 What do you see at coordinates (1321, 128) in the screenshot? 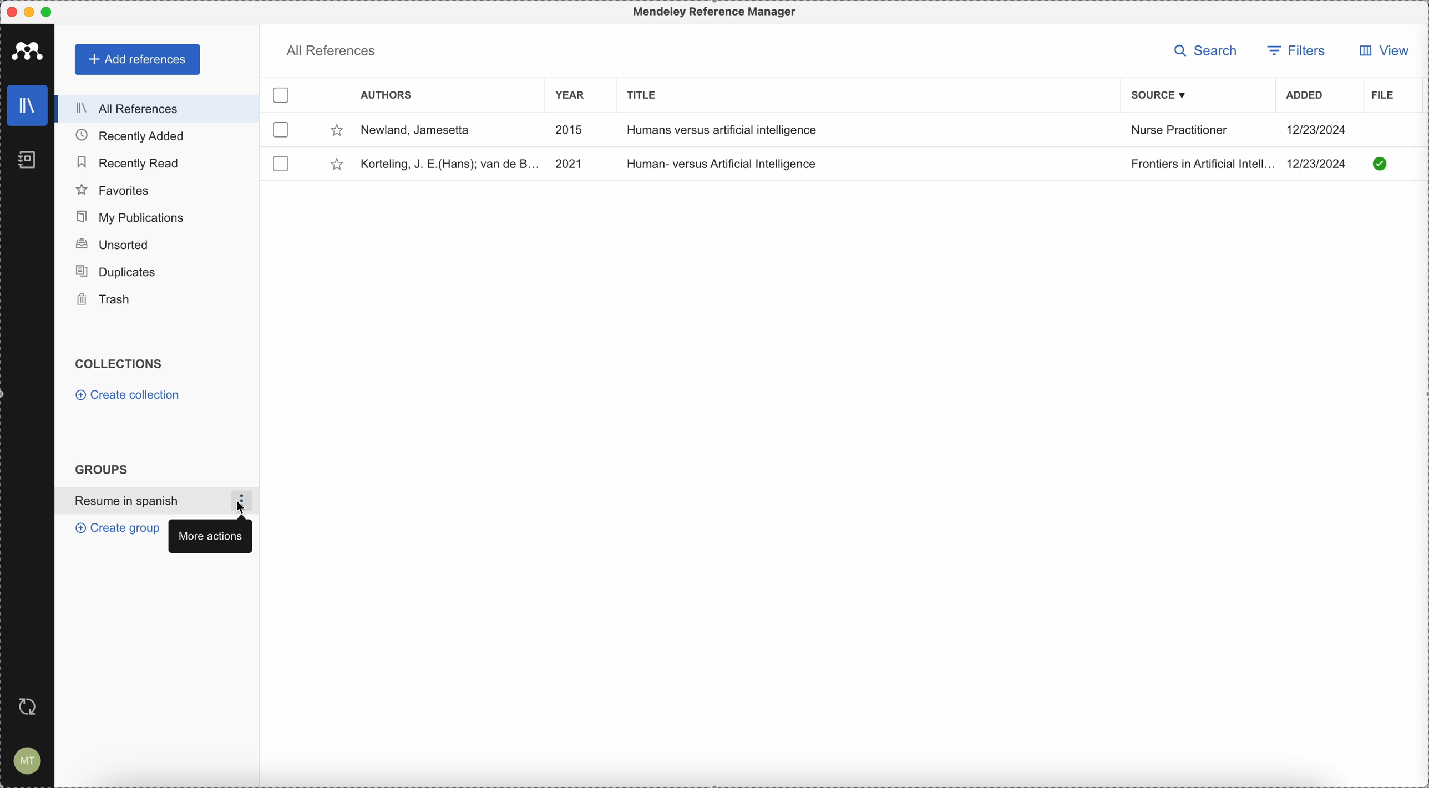
I see `12/23/2024` at bounding box center [1321, 128].